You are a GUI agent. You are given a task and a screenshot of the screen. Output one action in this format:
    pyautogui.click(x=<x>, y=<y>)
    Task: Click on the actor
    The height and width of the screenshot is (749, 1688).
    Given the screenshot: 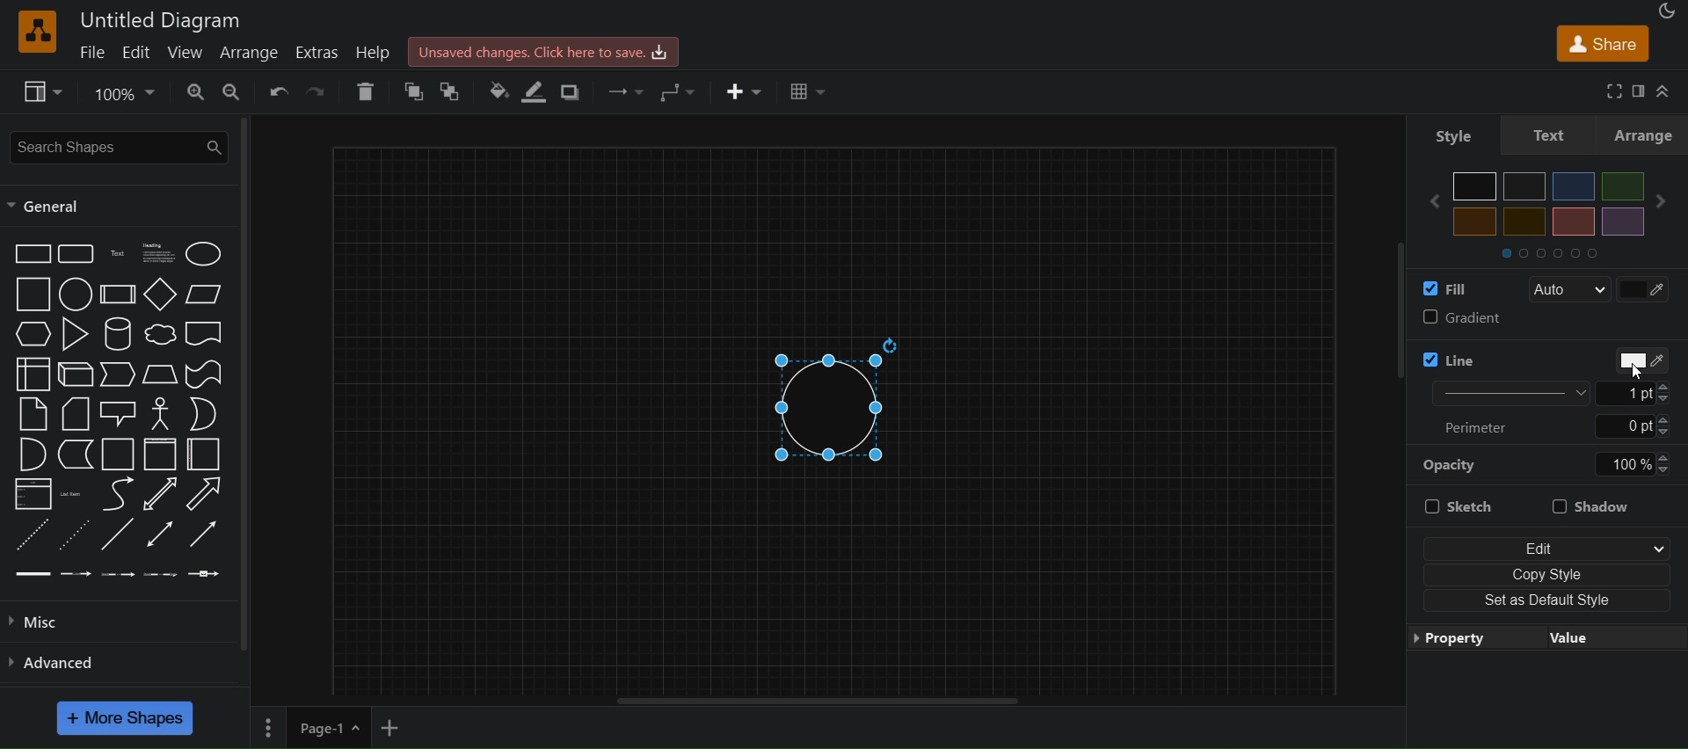 What is the action you would take?
    pyautogui.click(x=162, y=414)
    